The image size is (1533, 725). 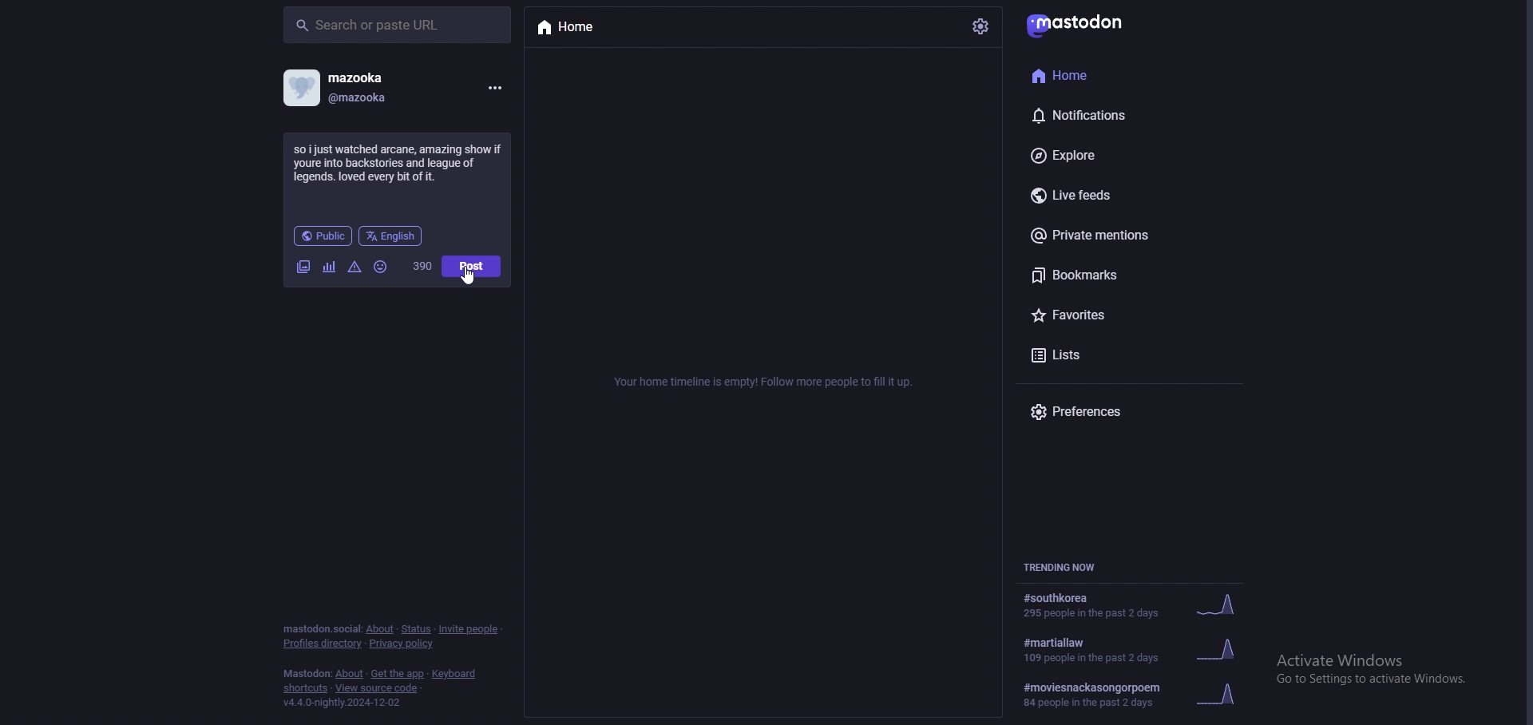 I want to click on trending, so click(x=1143, y=695).